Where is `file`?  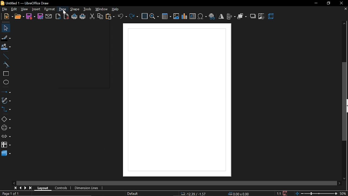 file is located at coordinates (5, 10).